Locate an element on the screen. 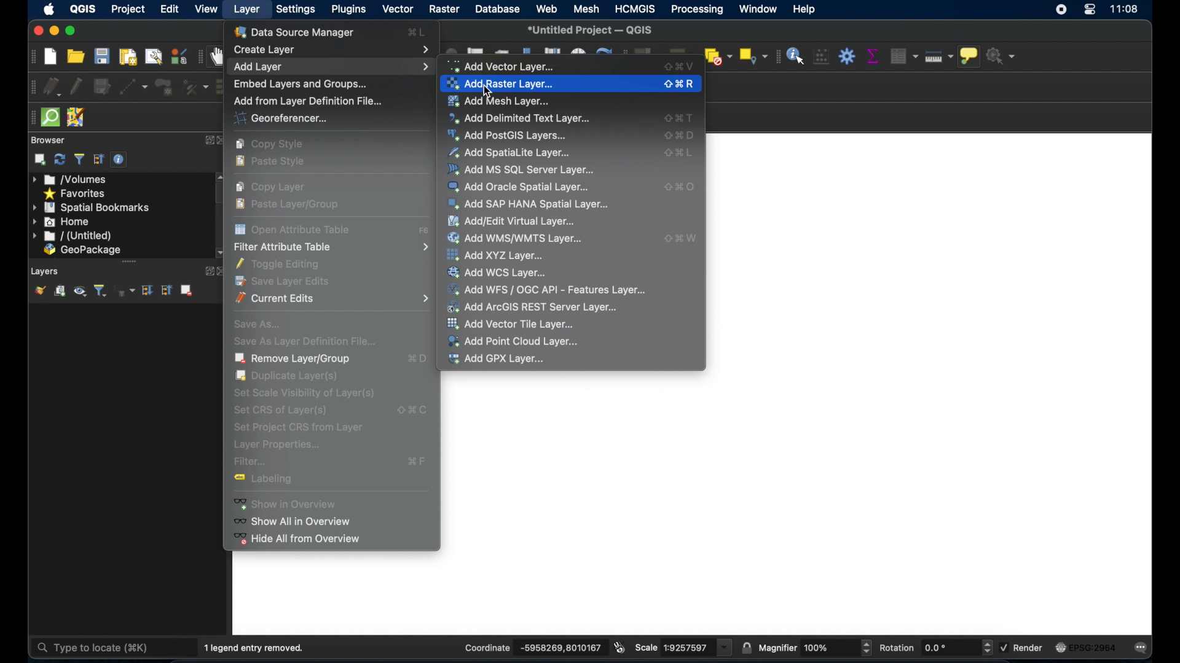  remove layer group is located at coordinates (293, 359).